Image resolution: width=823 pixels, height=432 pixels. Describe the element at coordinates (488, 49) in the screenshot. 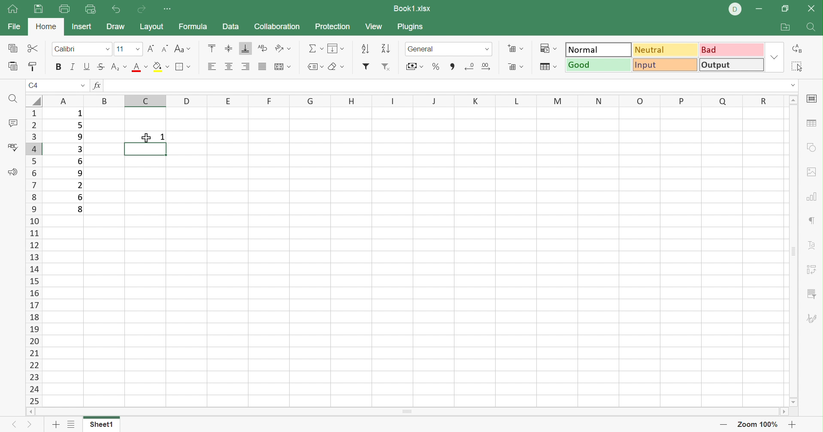

I see `Drop down` at that location.